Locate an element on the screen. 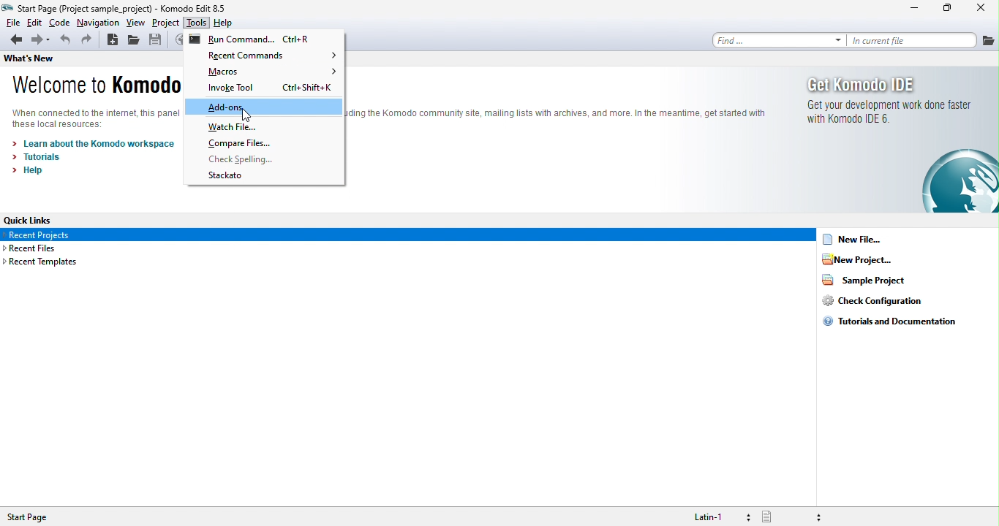  code is located at coordinates (59, 23).